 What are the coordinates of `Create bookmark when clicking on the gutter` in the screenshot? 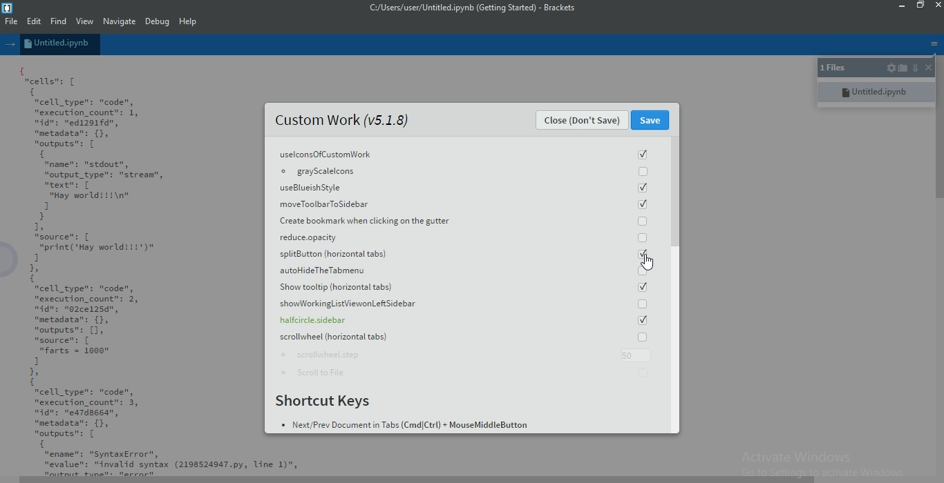 It's located at (471, 219).